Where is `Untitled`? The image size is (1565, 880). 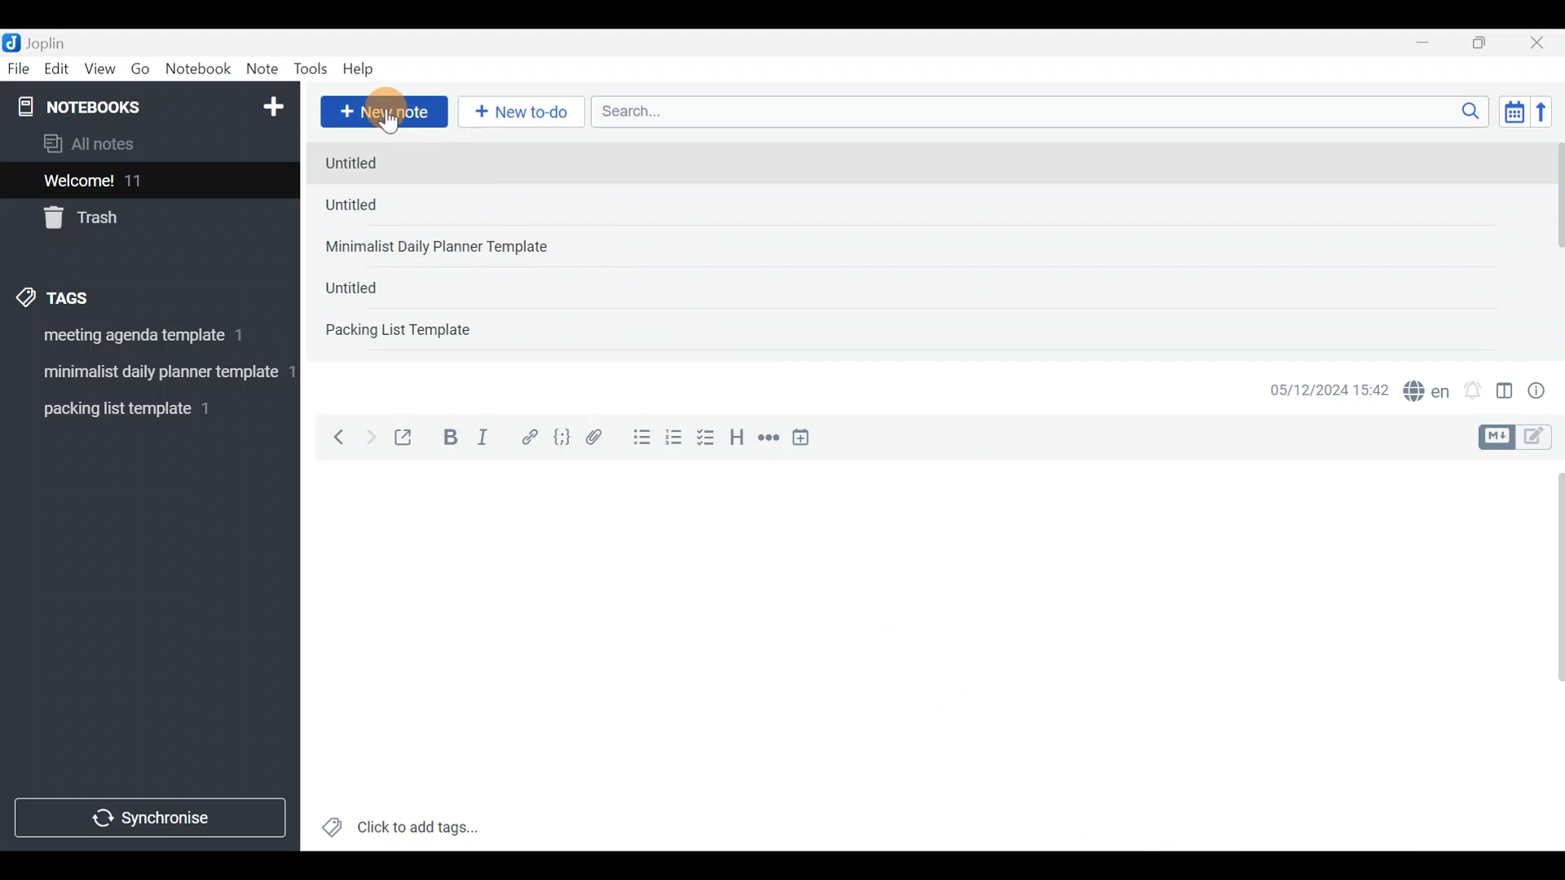 Untitled is located at coordinates (381, 164).